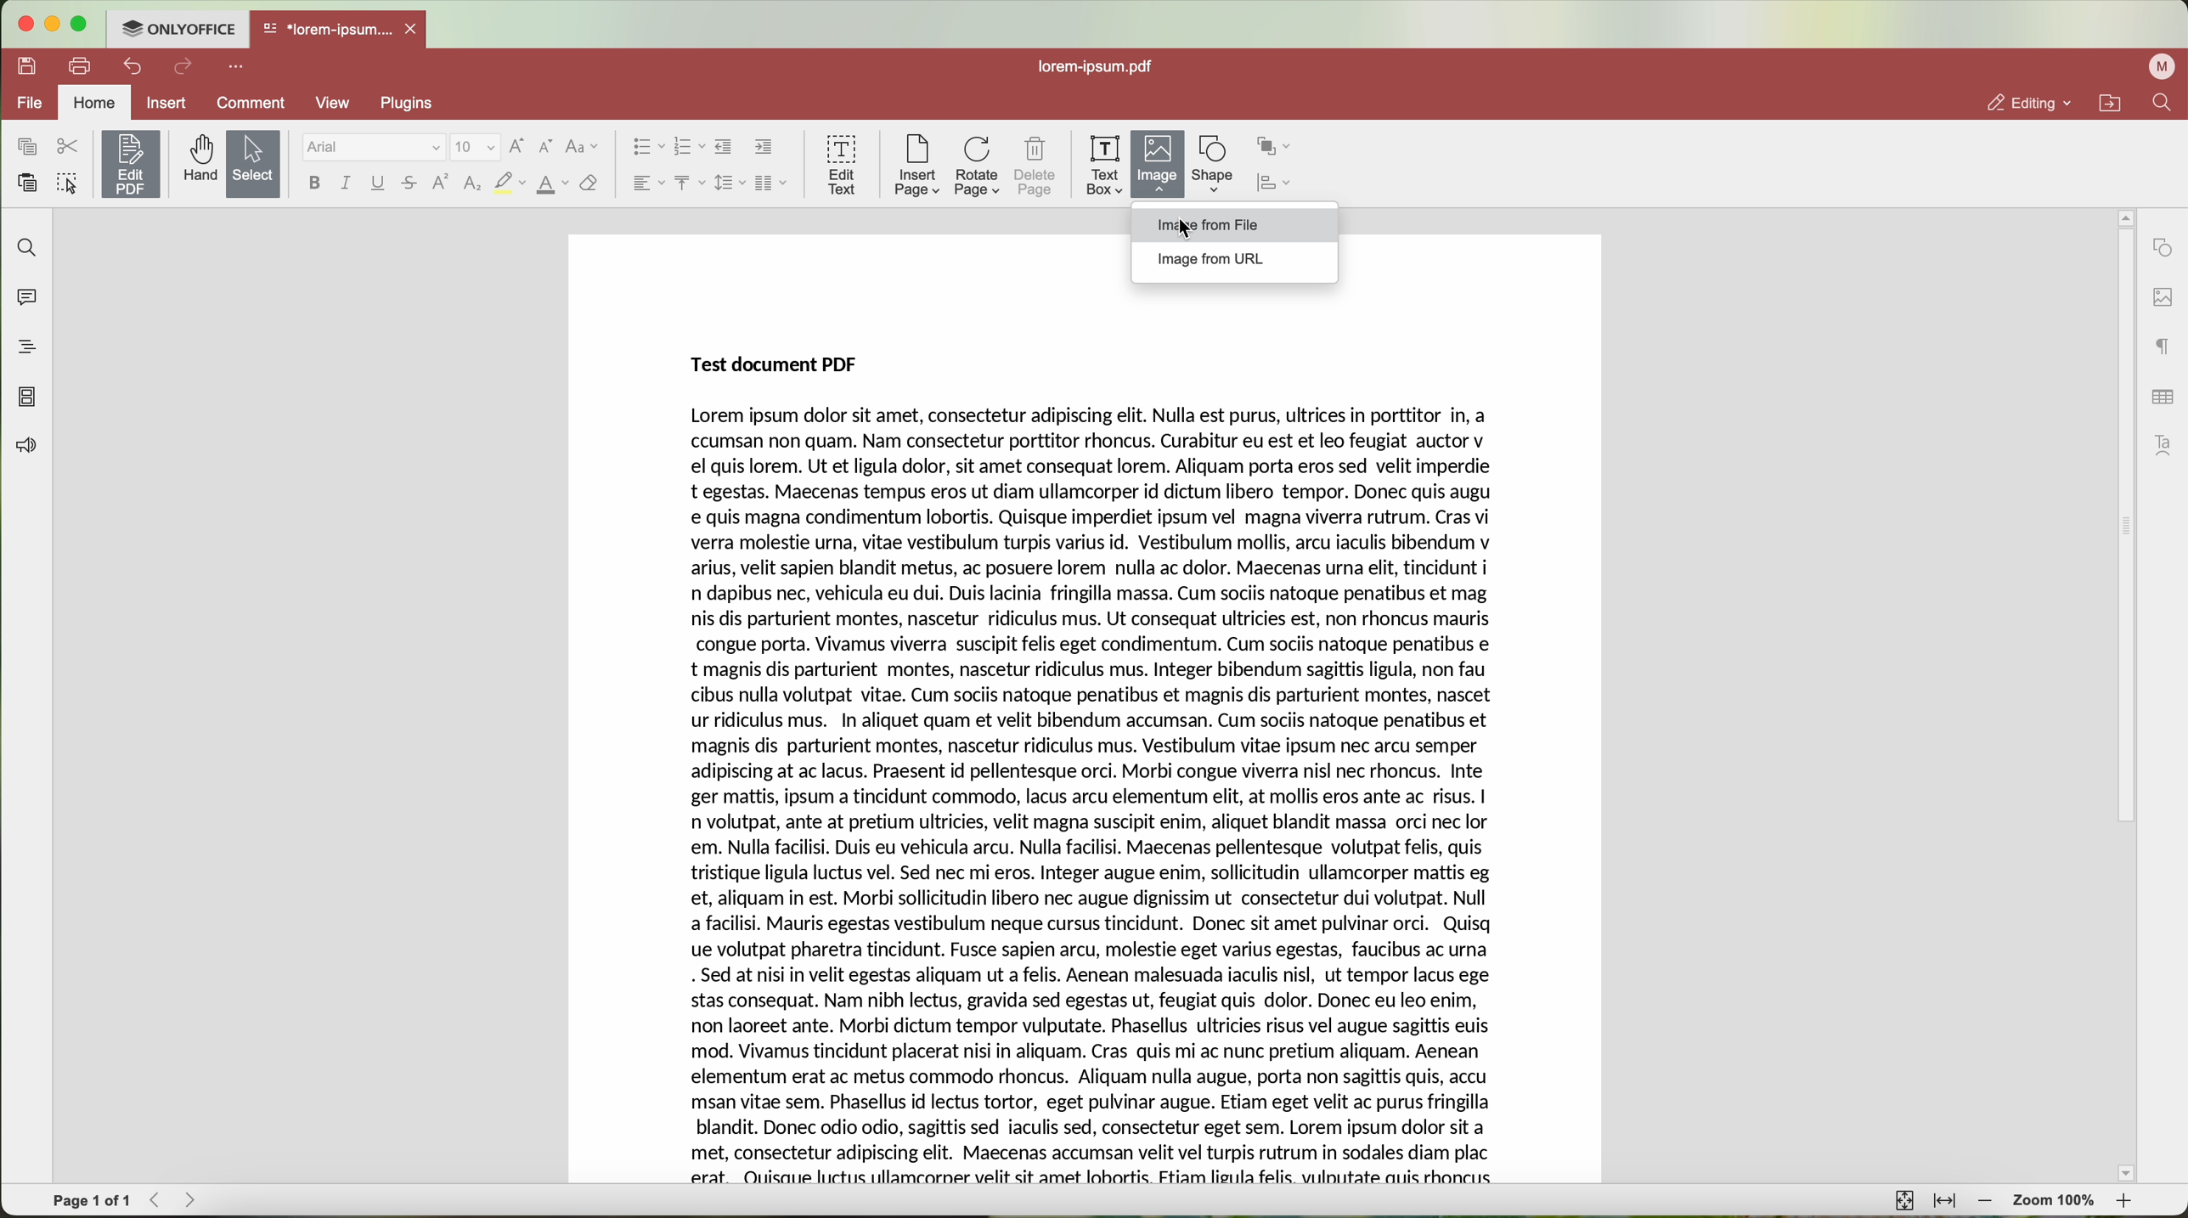 The width and height of the screenshot is (2188, 1218). What do you see at coordinates (1944, 1201) in the screenshot?
I see `fit to width` at bounding box center [1944, 1201].